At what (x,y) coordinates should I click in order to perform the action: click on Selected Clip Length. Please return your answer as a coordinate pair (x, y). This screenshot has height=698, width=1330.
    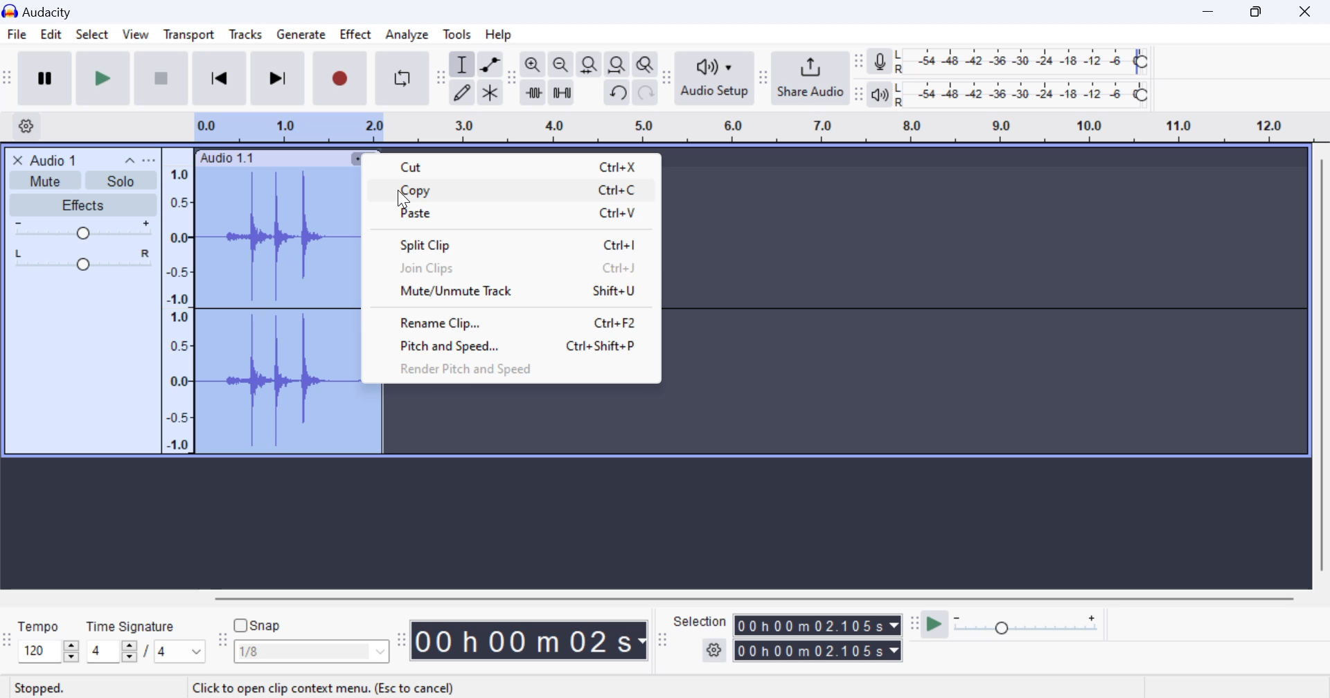
    Looking at the image, I should click on (820, 640).